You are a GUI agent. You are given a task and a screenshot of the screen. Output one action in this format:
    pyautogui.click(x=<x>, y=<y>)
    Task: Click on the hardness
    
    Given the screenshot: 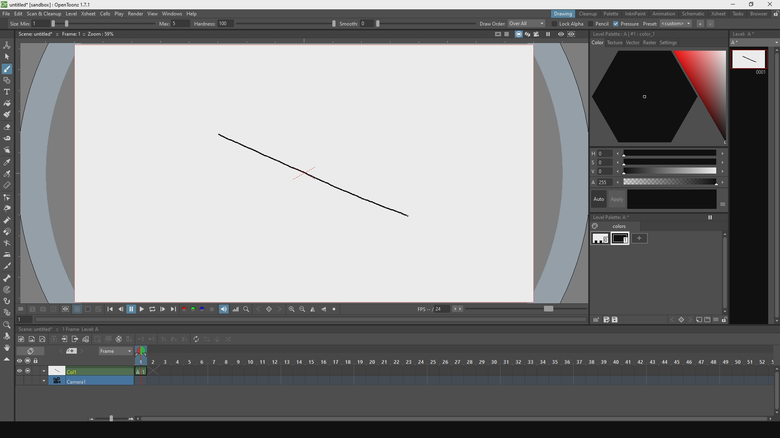 What is the action you would take?
    pyautogui.click(x=263, y=24)
    